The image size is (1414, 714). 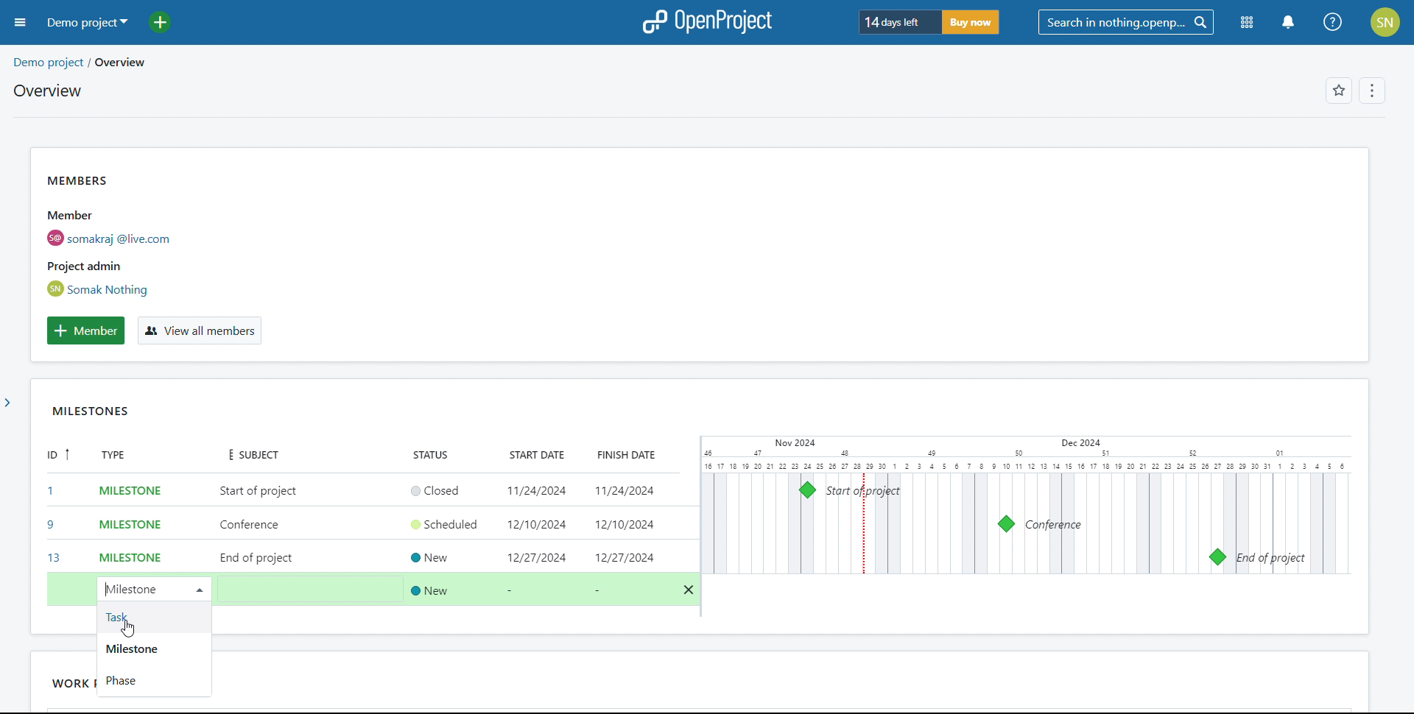 What do you see at coordinates (532, 456) in the screenshot?
I see `start date` at bounding box center [532, 456].